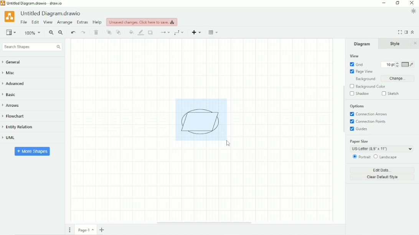 The width and height of the screenshot is (419, 235). I want to click on Misc, so click(11, 73).